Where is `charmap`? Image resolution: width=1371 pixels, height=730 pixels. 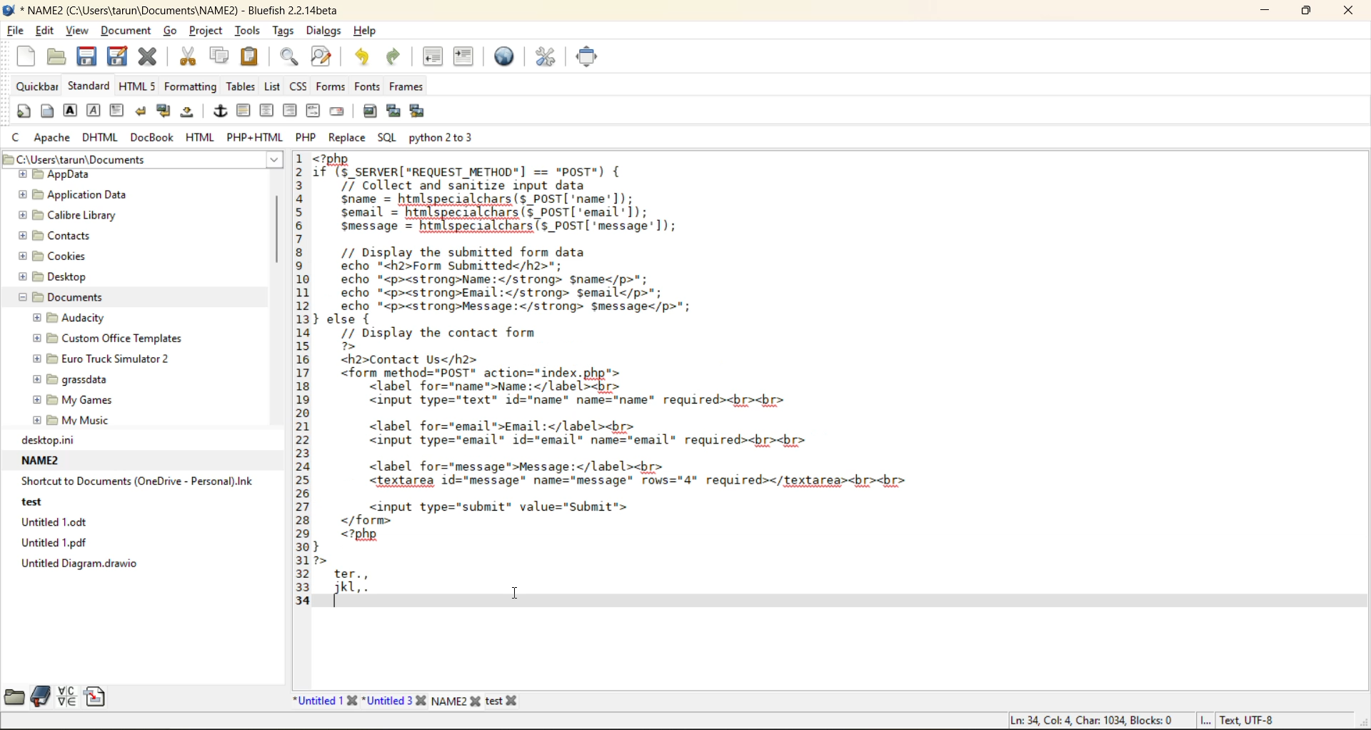
charmap is located at coordinates (67, 696).